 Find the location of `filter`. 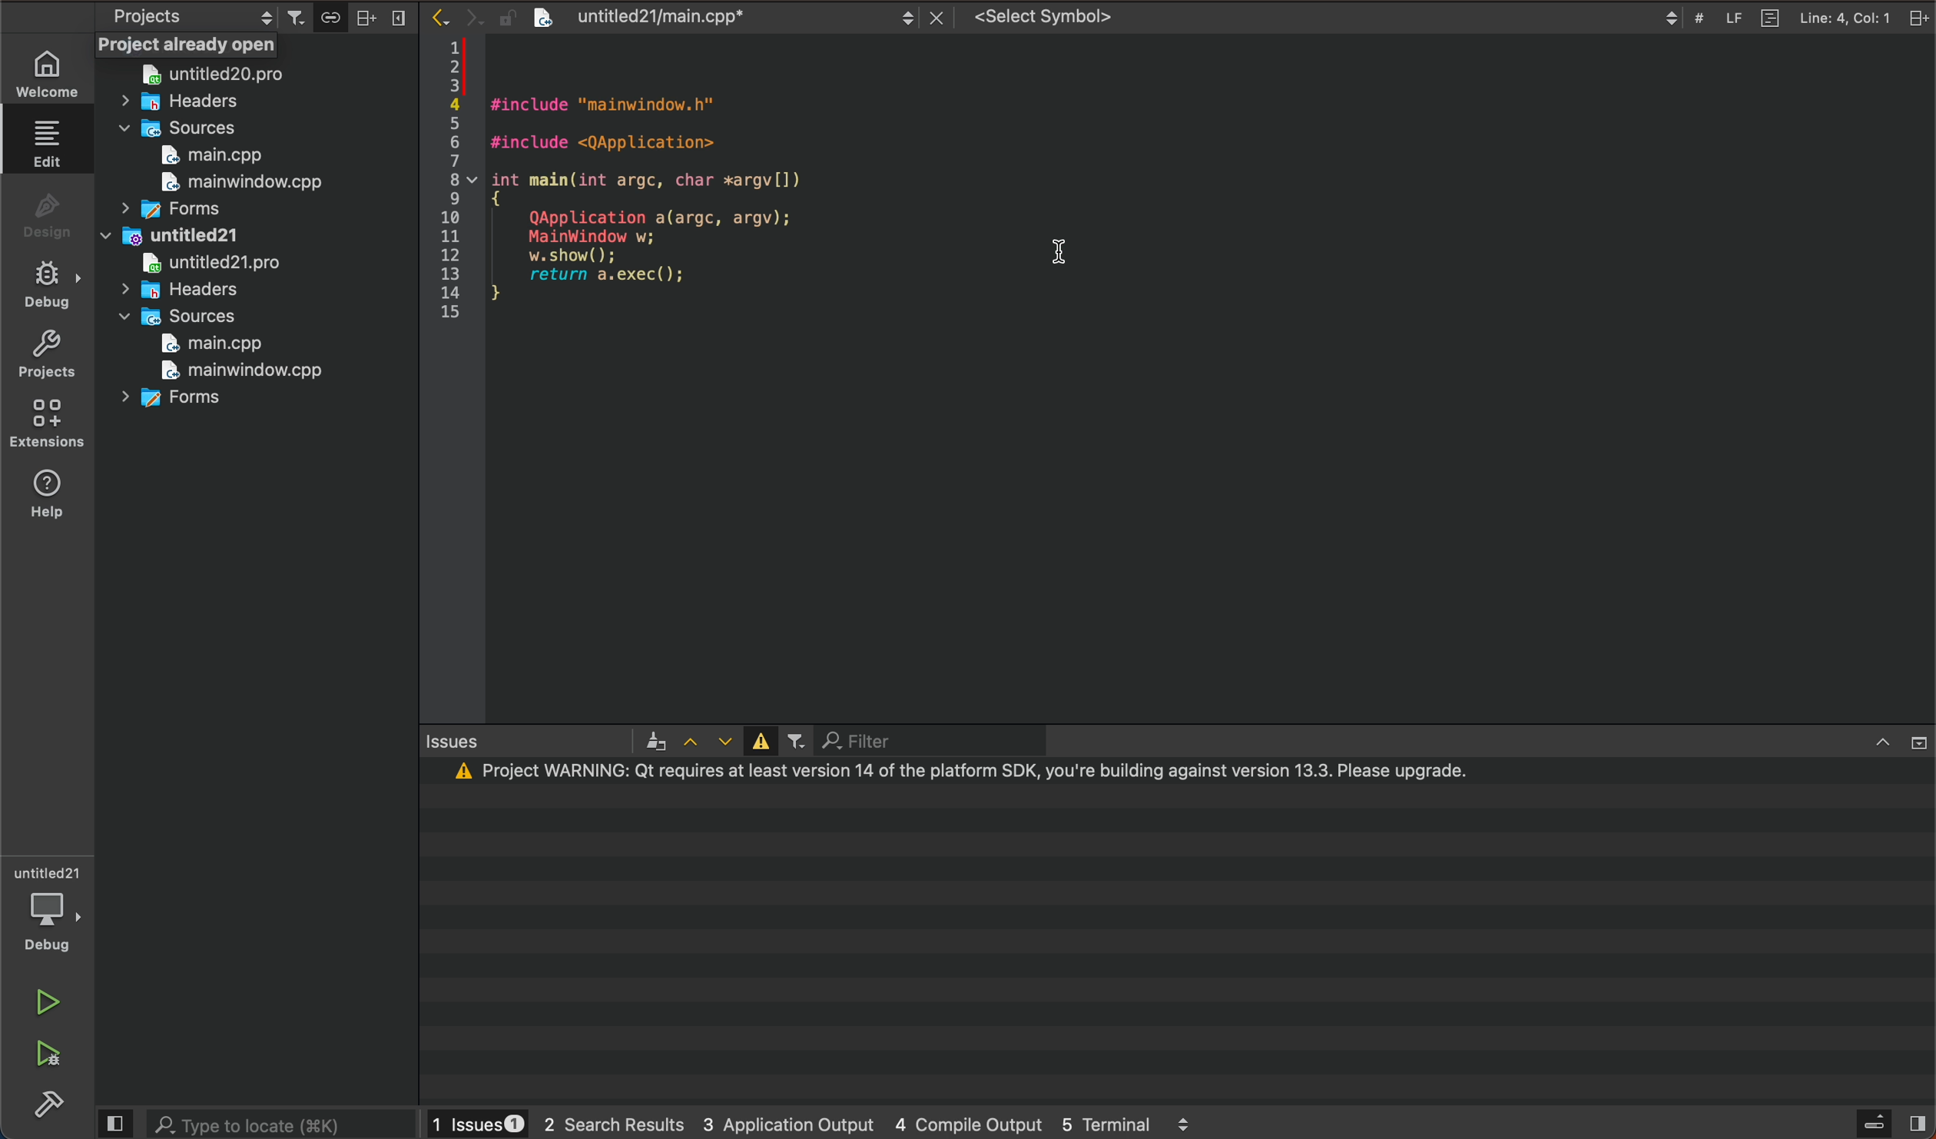

filter is located at coordinates (940, 739).